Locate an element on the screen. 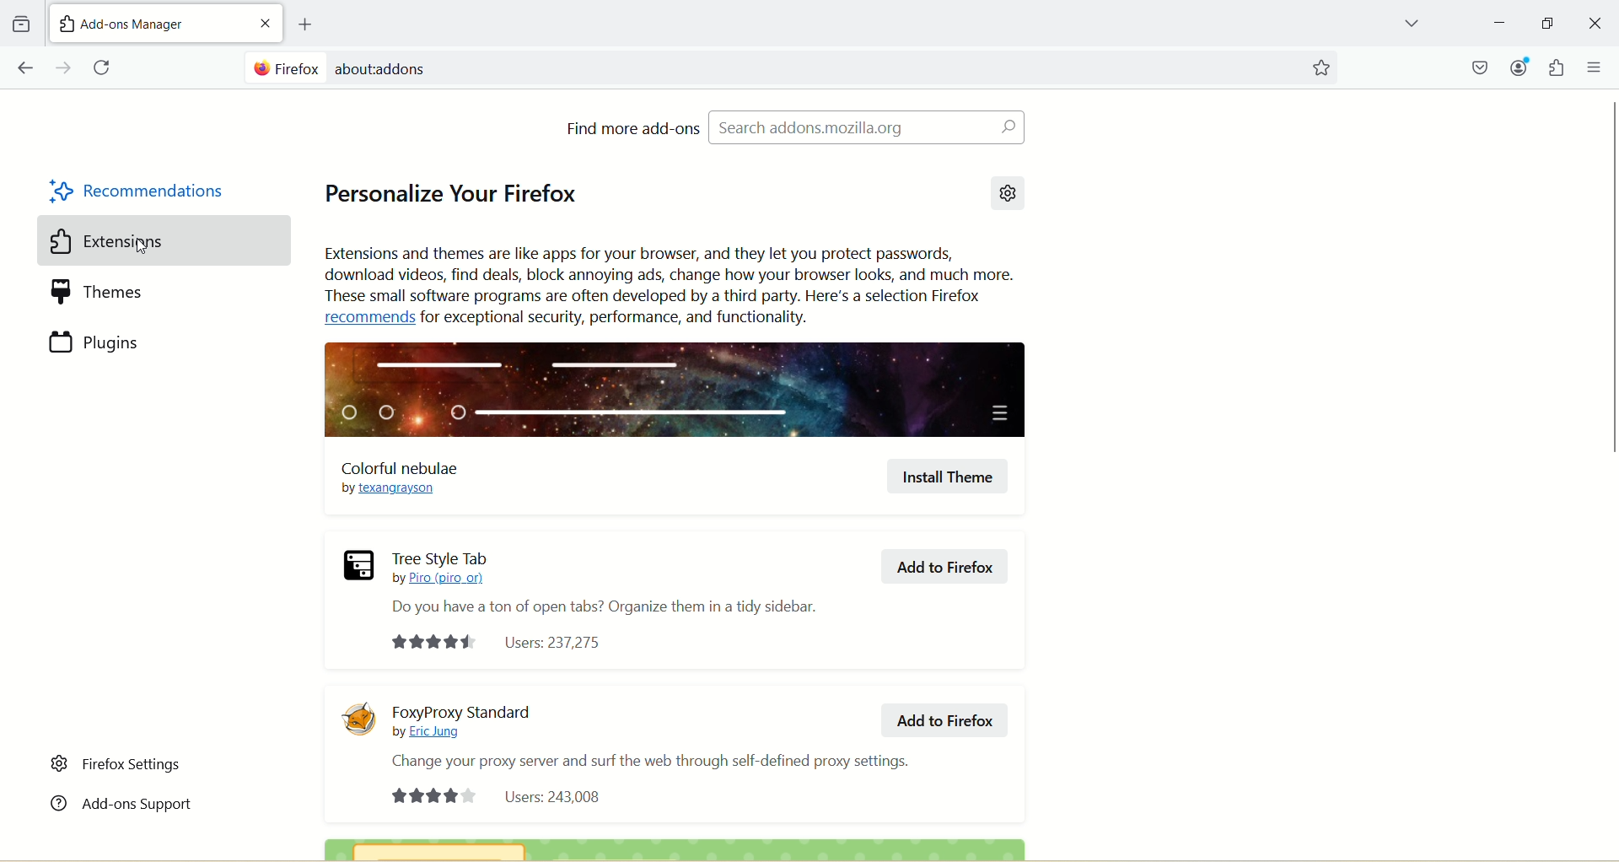 This screenshot has width=1619, height=862. Close is located at coordinates (265, 23).